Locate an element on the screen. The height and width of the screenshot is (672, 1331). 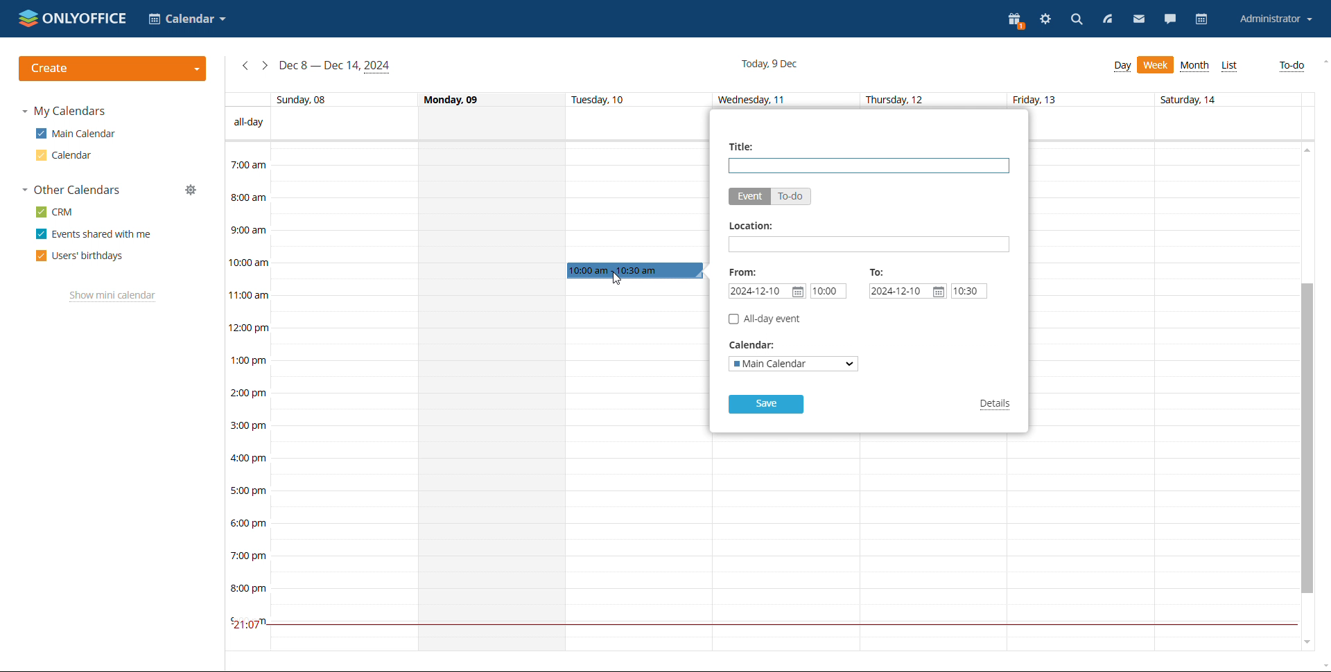
create is located at coordinates (114, 69).